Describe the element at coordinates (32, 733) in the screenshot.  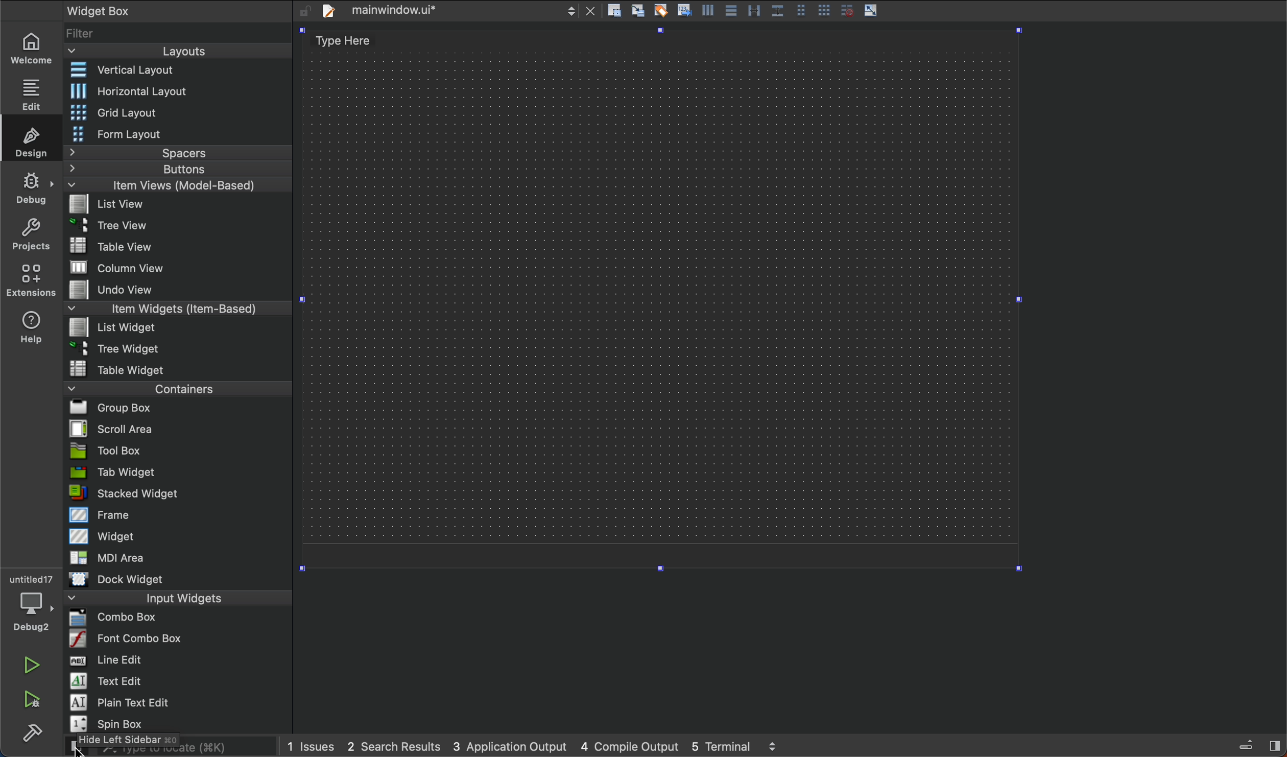
I see `build` at that location.